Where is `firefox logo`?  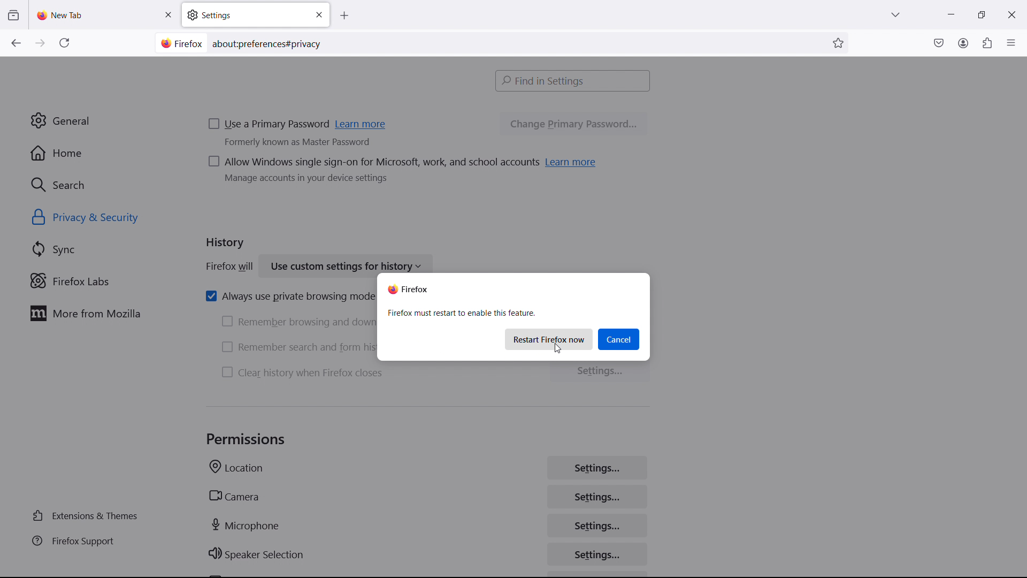
firefox logo is located at coordinates (409, 289).